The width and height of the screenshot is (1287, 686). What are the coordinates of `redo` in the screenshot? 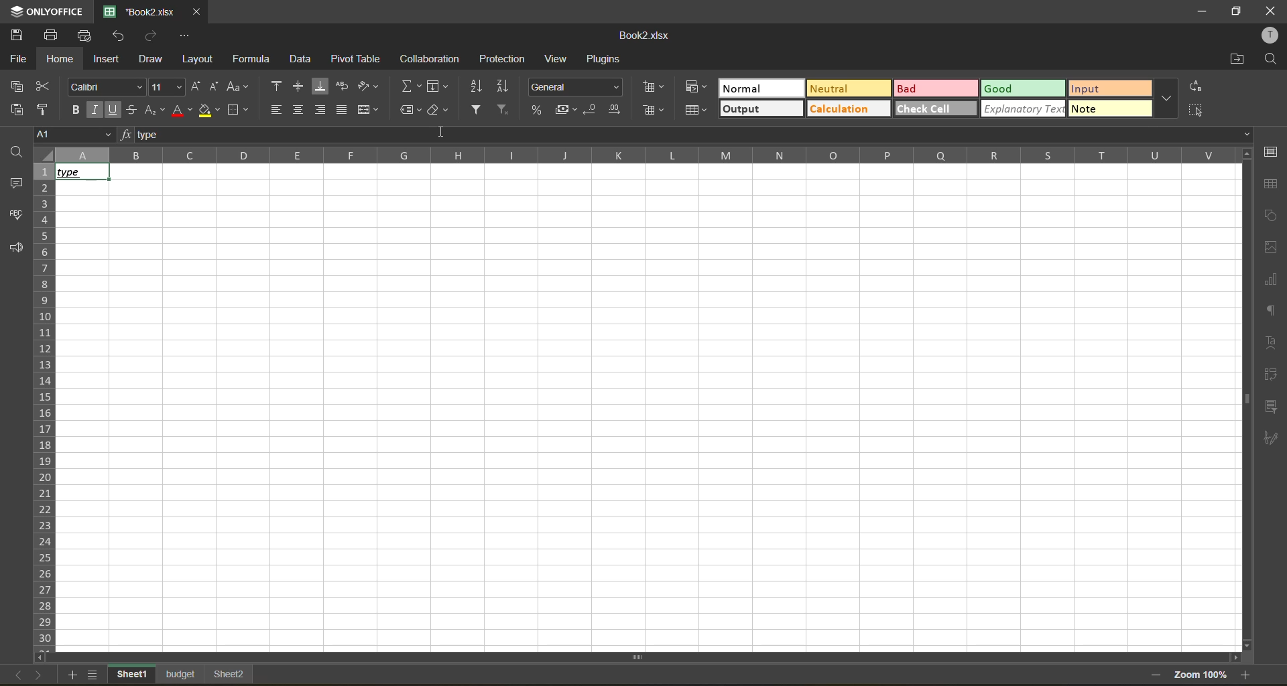 It's located at (156, 36).